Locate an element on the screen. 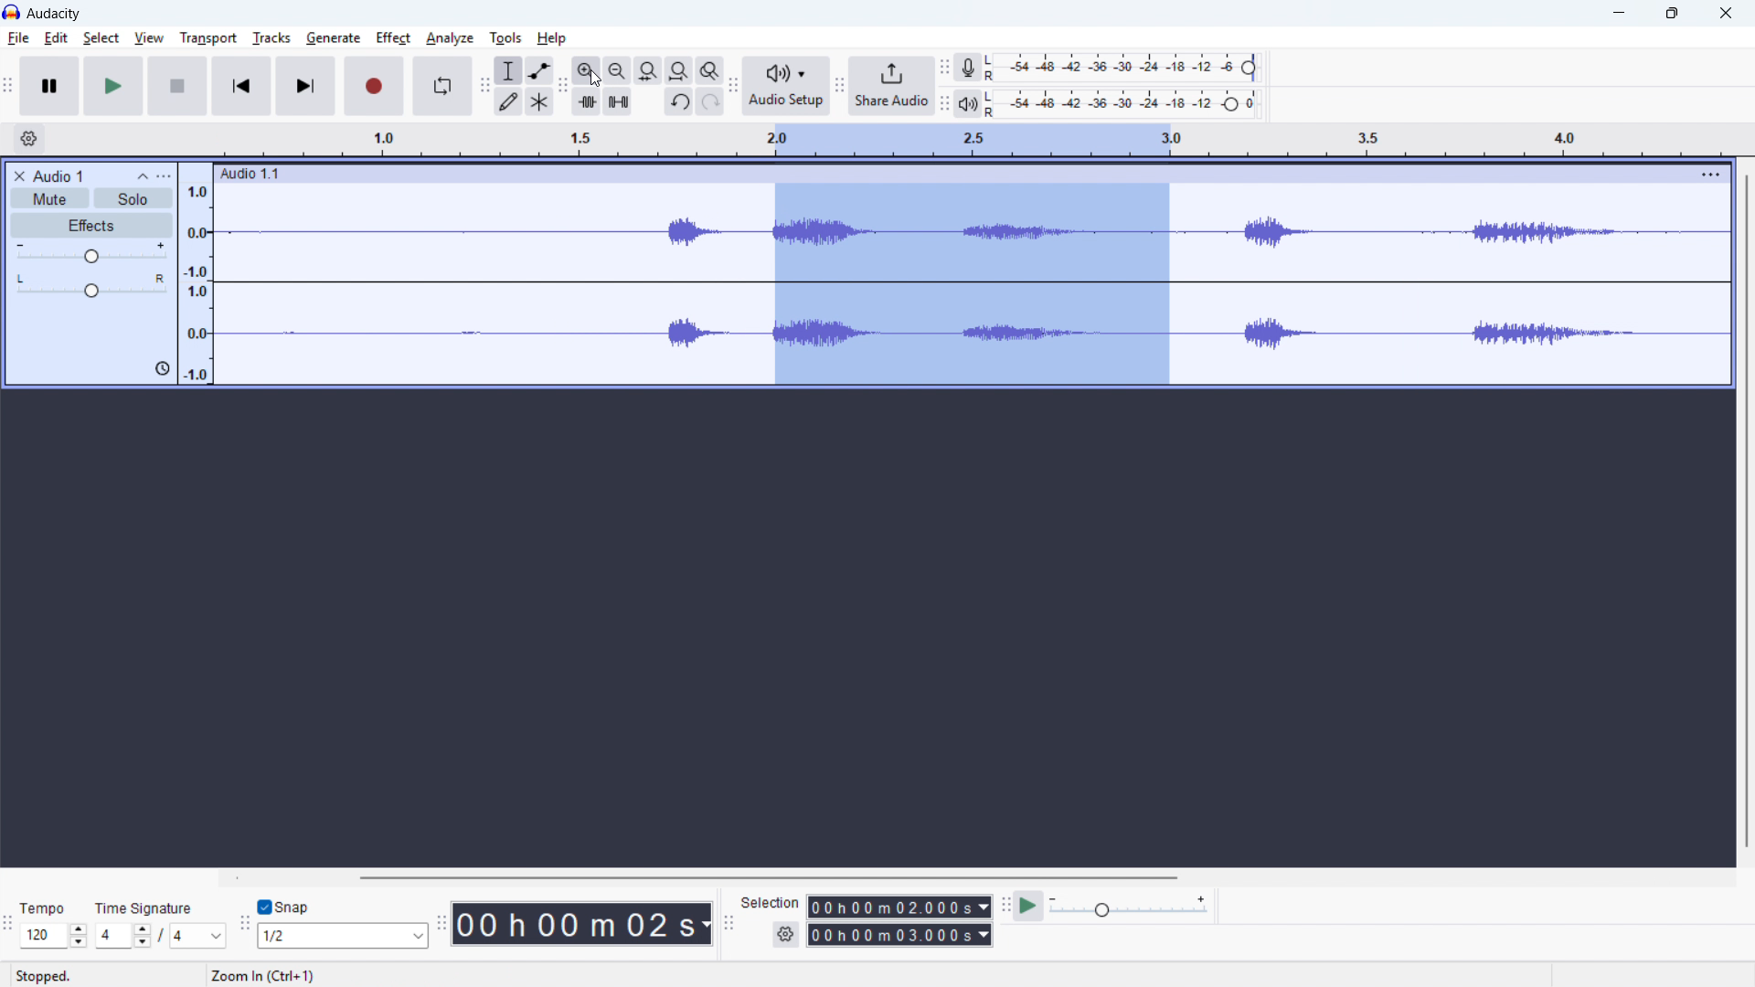  Audio 1:1 is located at coordinates (782, 174).